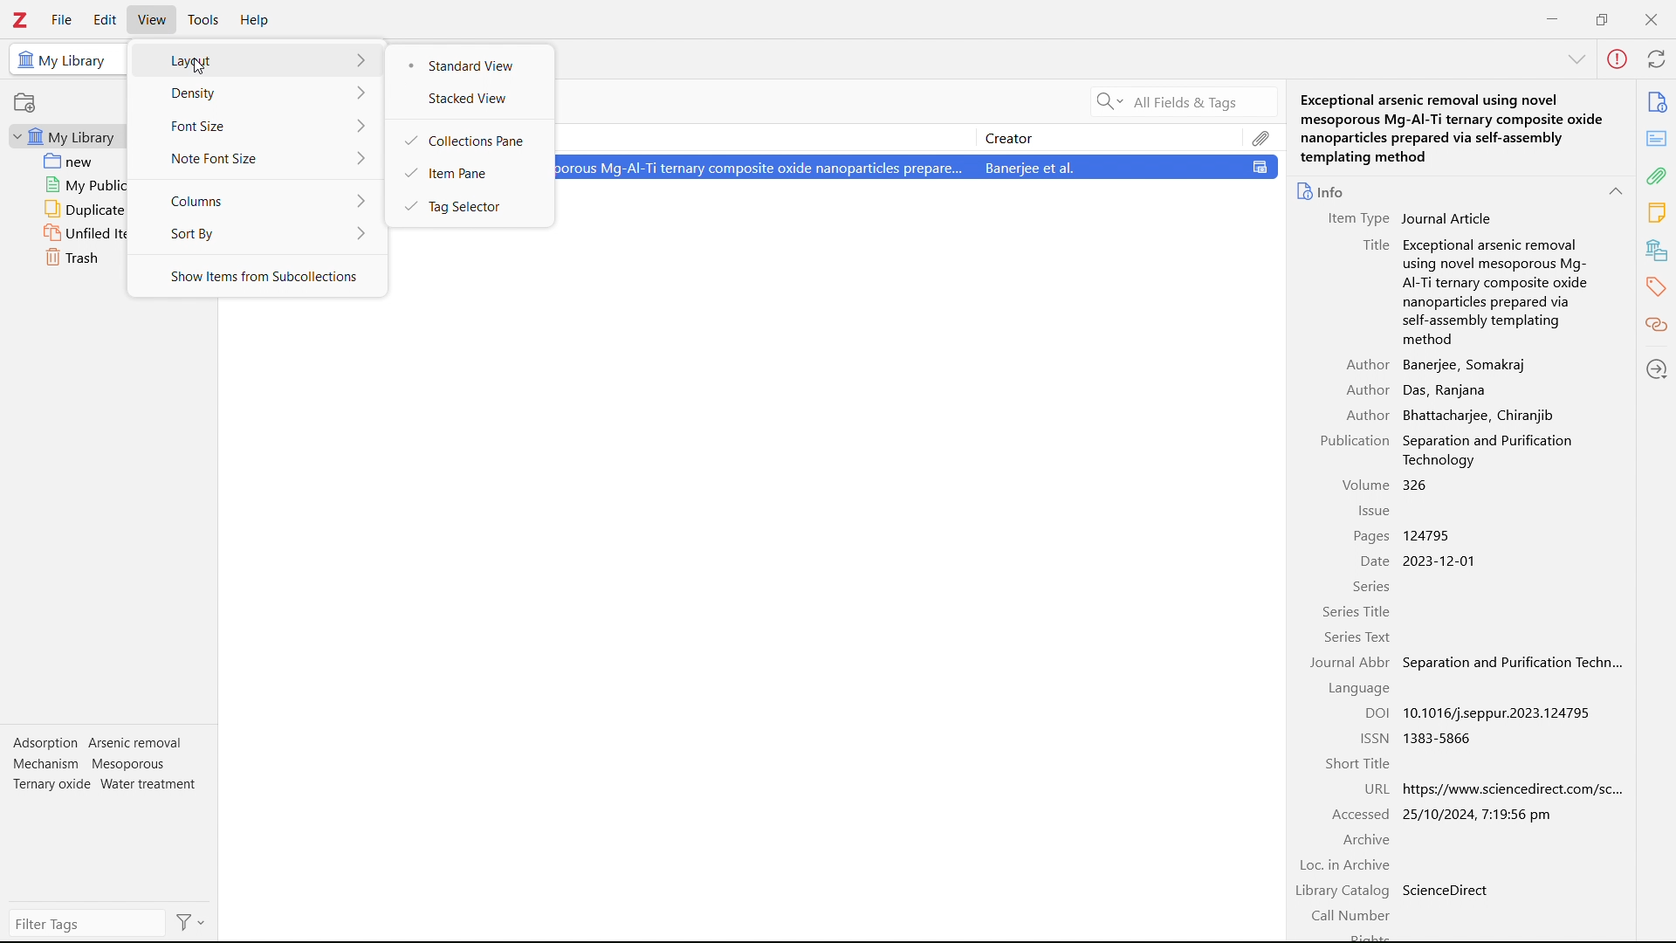 This screenshot has height=943, width=1676. I want to click on unfiled items, so click(66, 234).